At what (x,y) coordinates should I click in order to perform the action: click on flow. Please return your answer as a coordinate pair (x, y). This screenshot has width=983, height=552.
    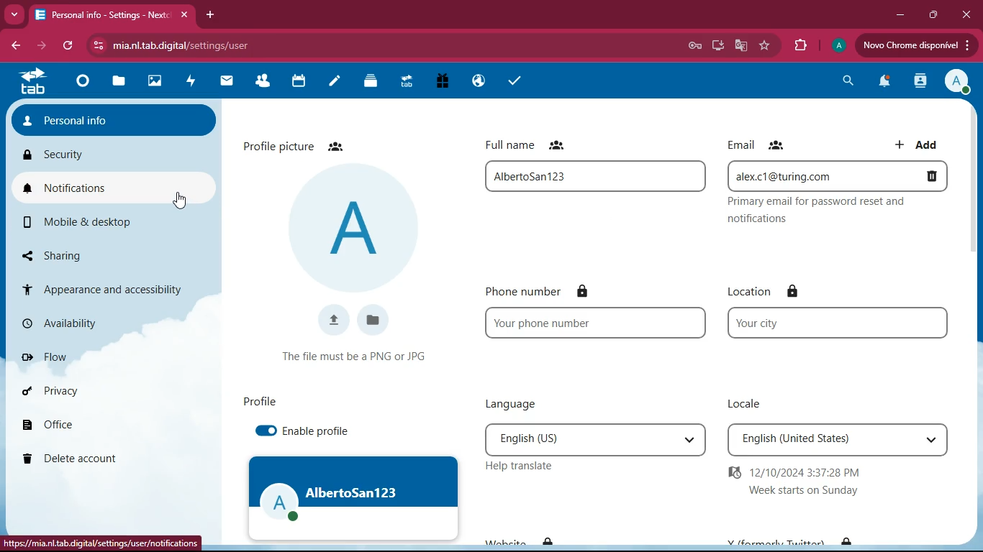
    Looking at the image, I should click on (99, 354).